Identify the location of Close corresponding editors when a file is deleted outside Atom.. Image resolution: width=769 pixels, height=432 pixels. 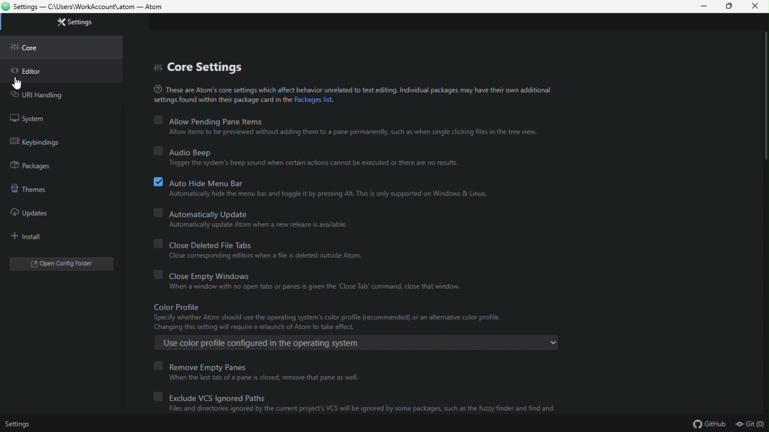
(273, 256).